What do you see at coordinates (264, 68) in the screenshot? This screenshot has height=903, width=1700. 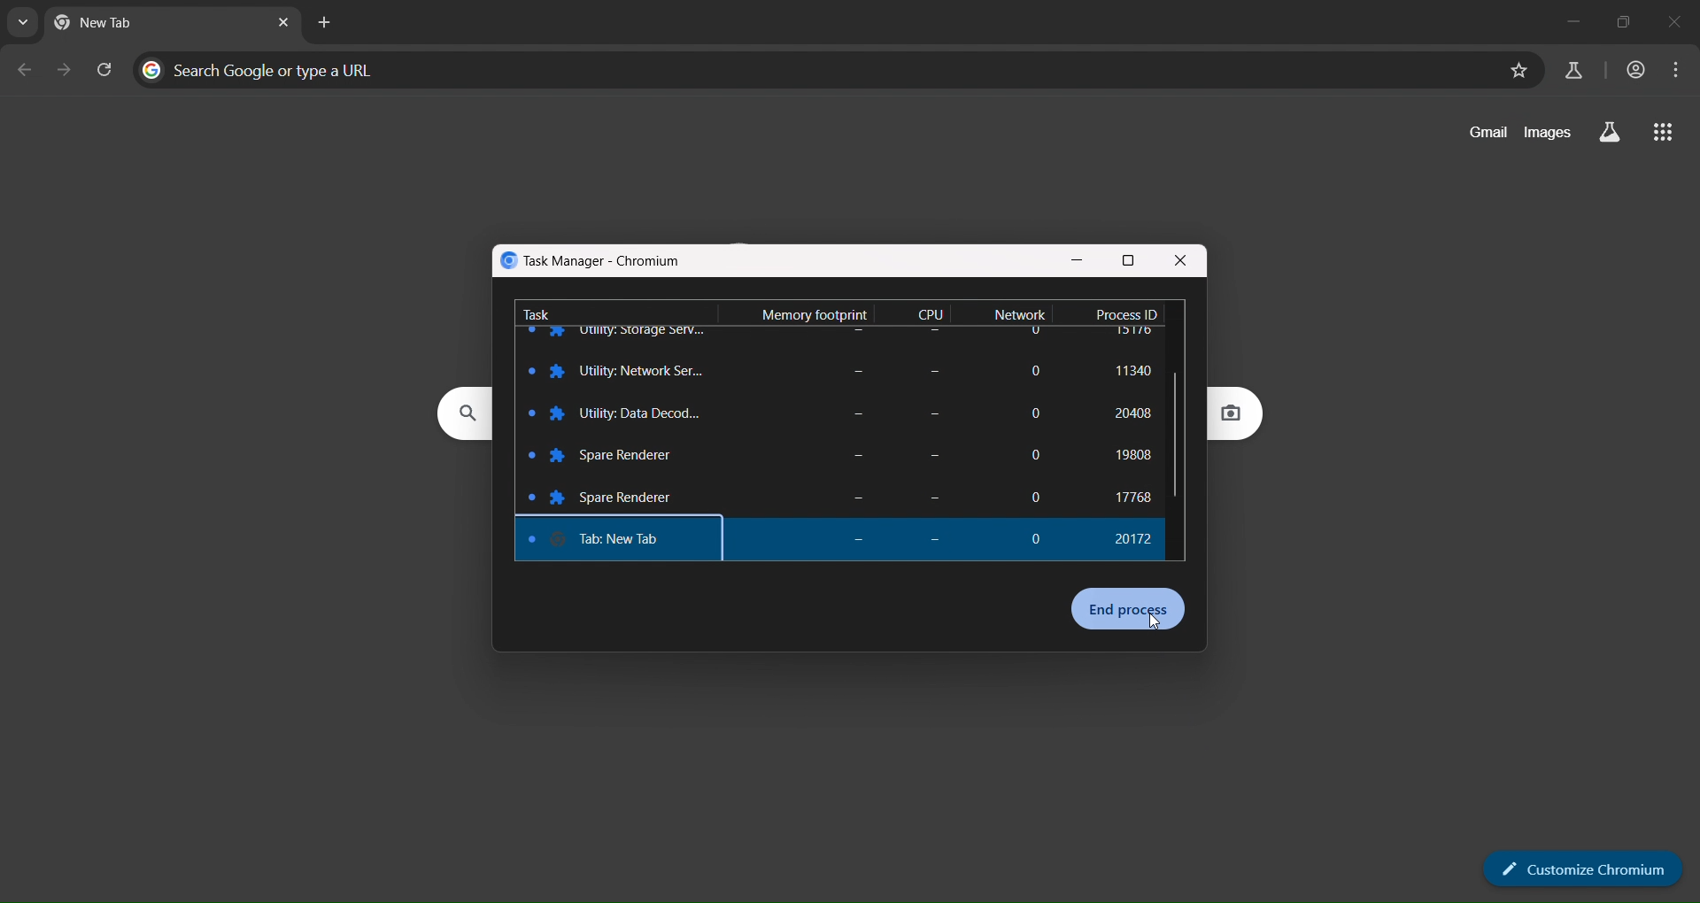 I see `search panel` at bounding box center [264, 68].